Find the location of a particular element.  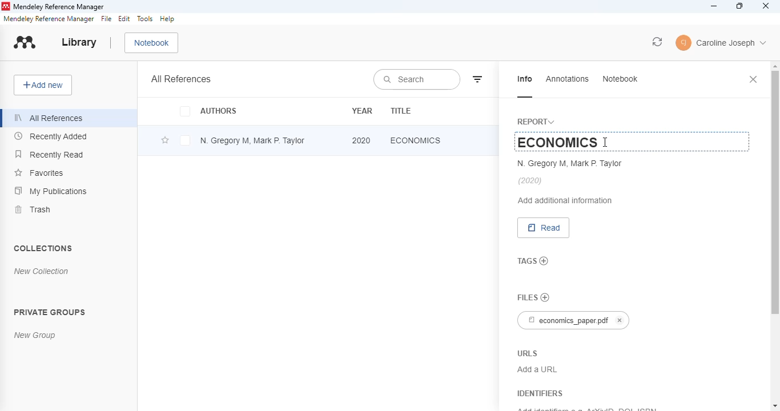

mendeley reference manager is located at coordinates (59, 7).